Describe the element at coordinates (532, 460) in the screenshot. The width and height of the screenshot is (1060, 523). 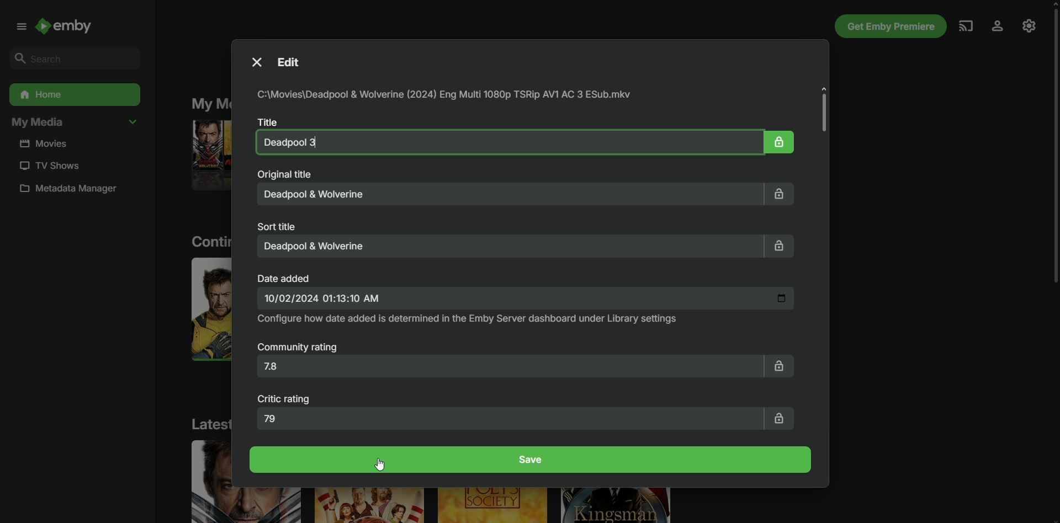
I see `Save` at that location.